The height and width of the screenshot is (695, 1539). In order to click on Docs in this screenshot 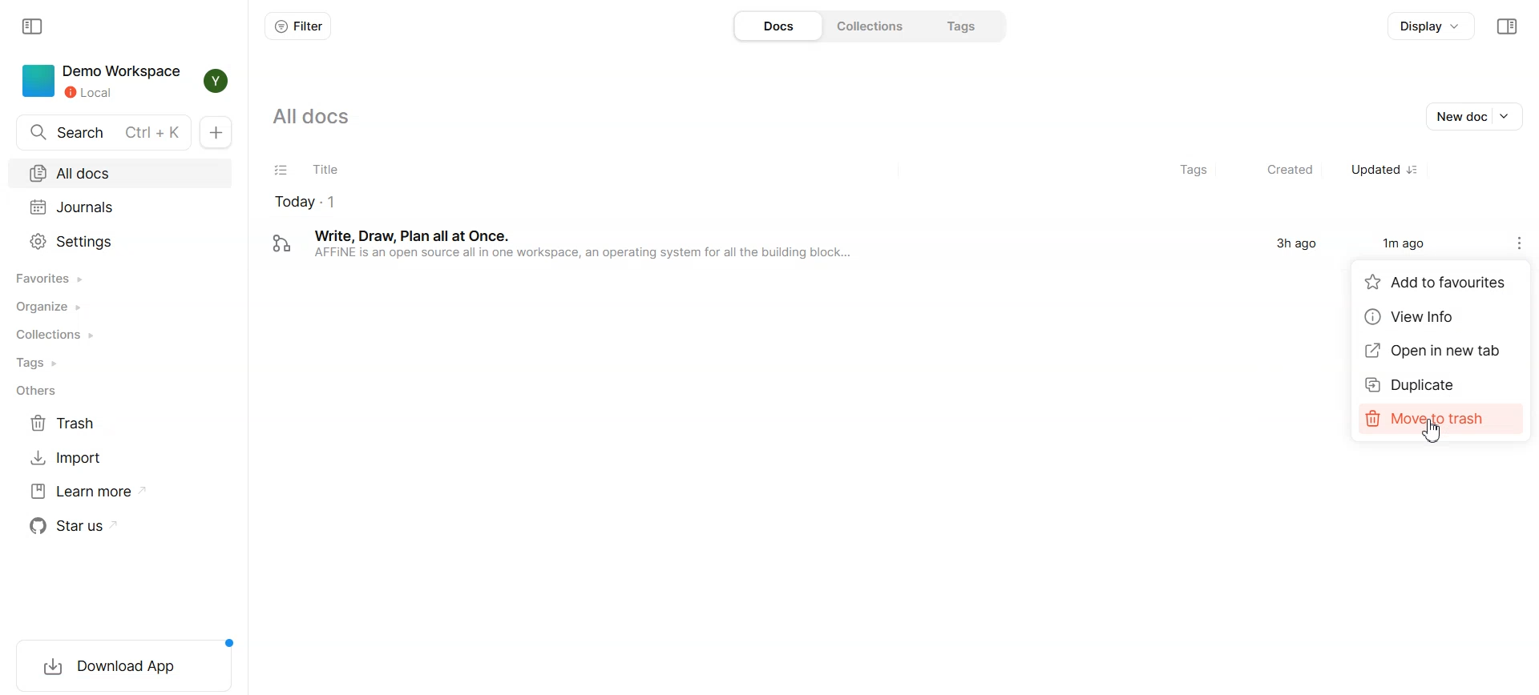, I will do `click(778, 26)`.